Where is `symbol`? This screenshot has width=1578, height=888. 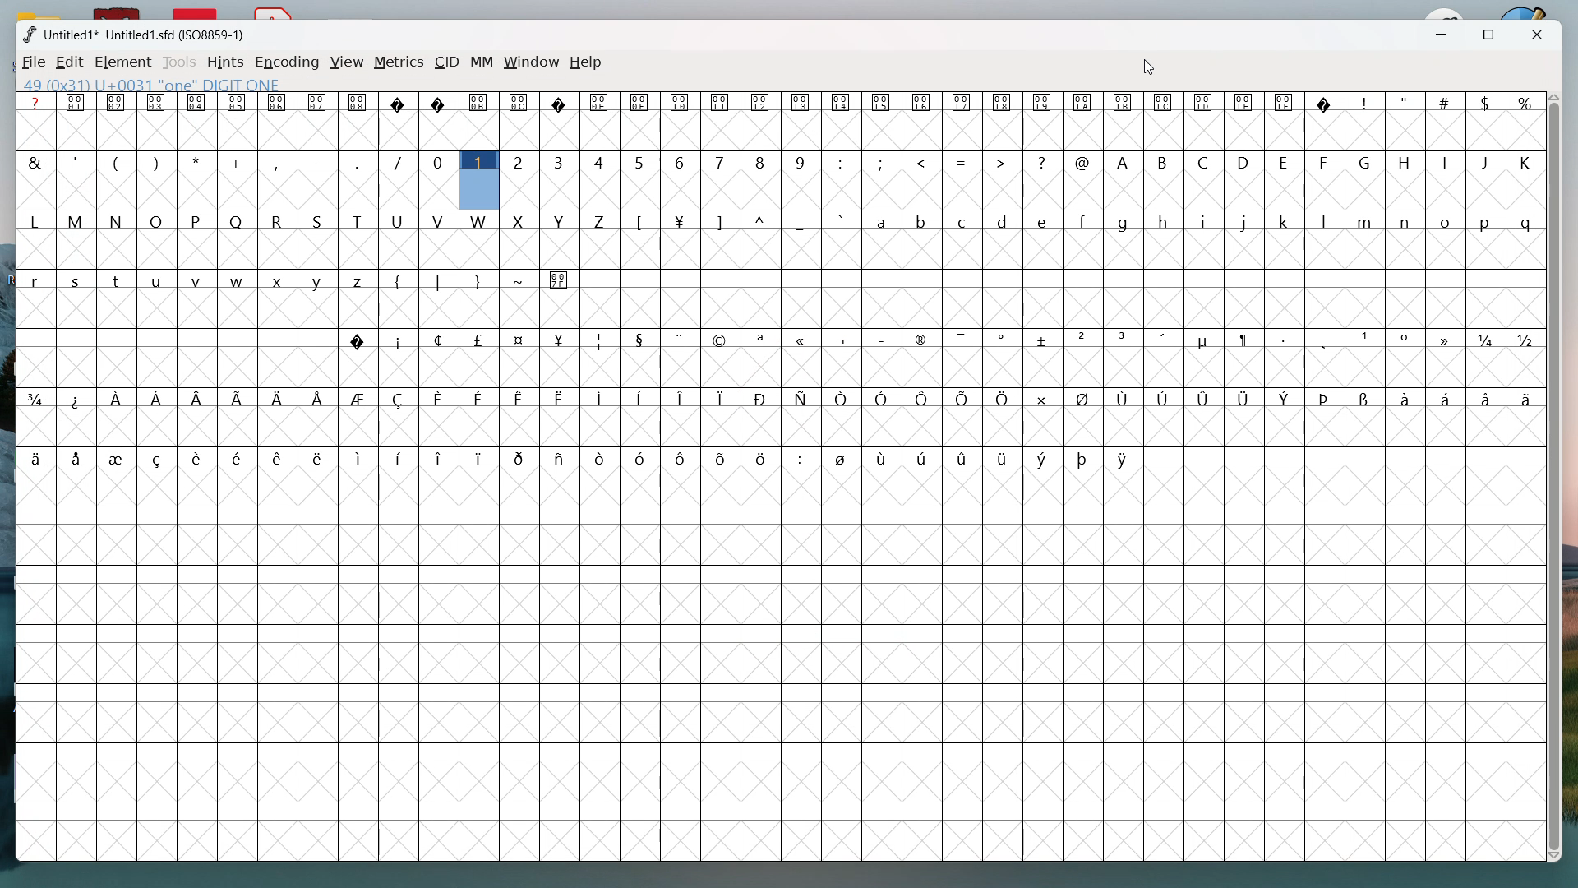
symbol is located at coordinates (843, 398).